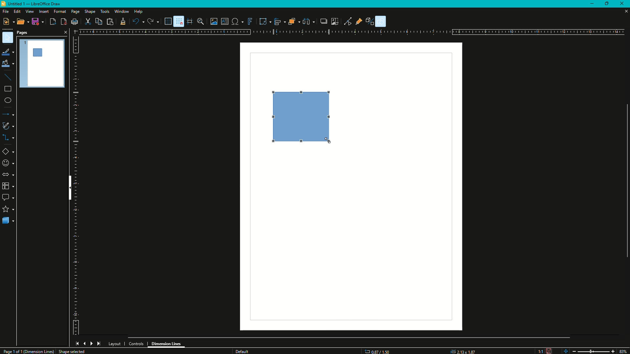 The height and width of the screenshot is (354, 630). What do you see at coordinates (9, 138) in the screenshot?
I see `Connectors` at bounding box center [9, 138].